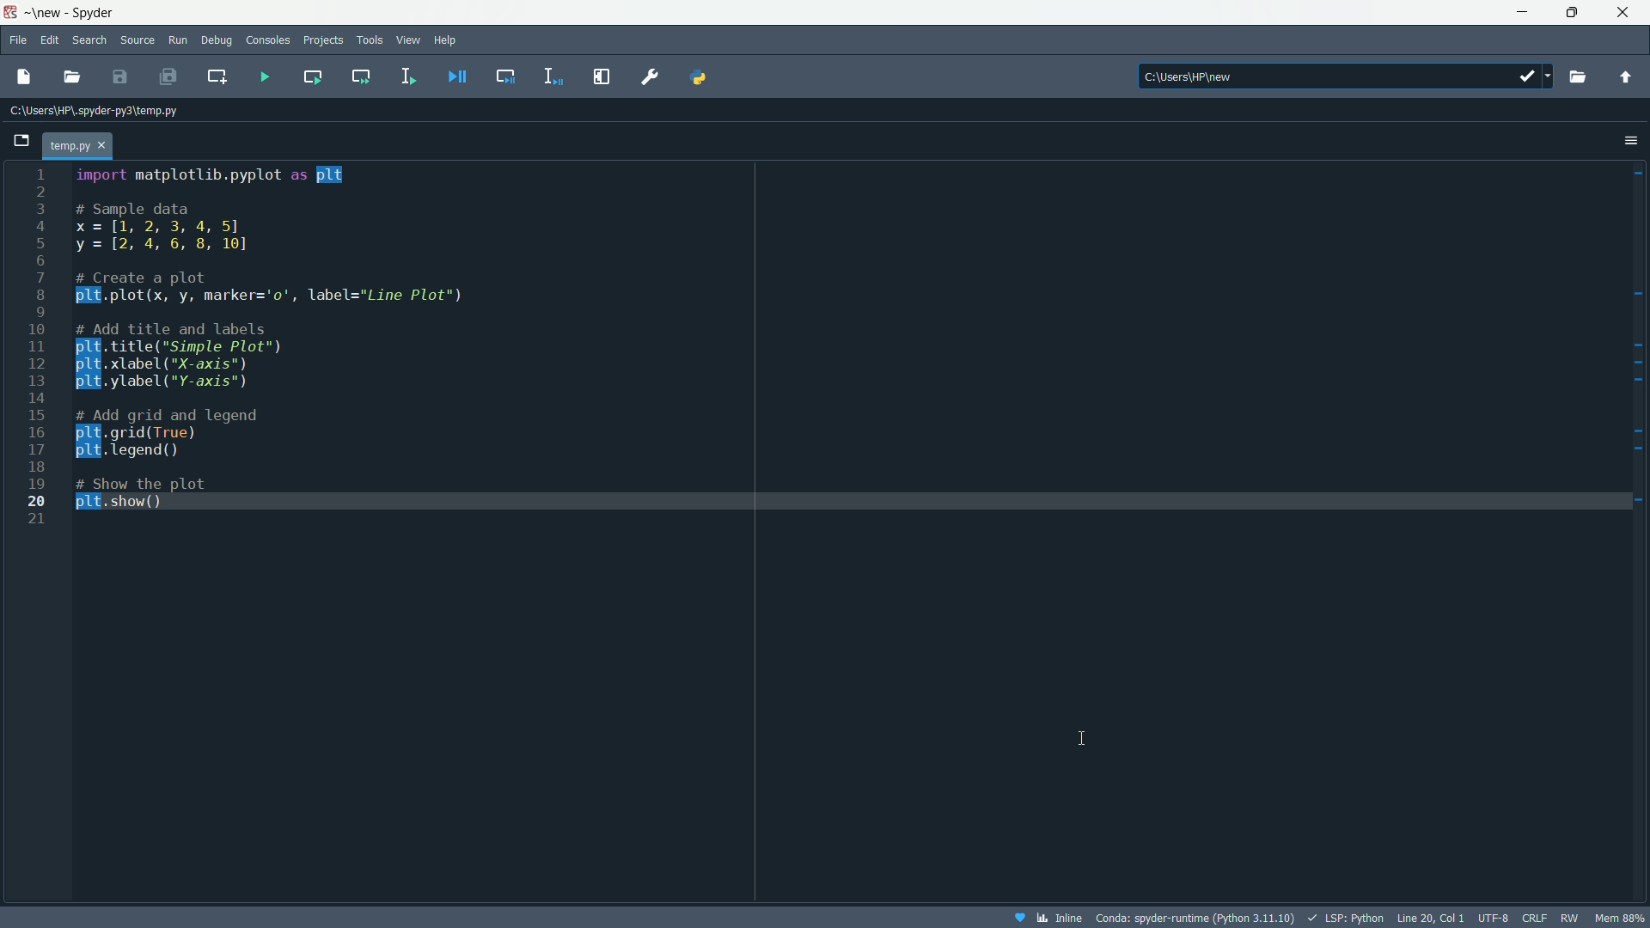  Describe the element at coordinates (120, 76) in the screenshot. I see `save file` at that location.